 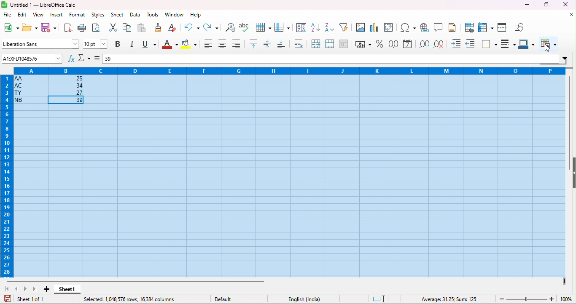 I want to click on format as date, so click(x=408, y=44).